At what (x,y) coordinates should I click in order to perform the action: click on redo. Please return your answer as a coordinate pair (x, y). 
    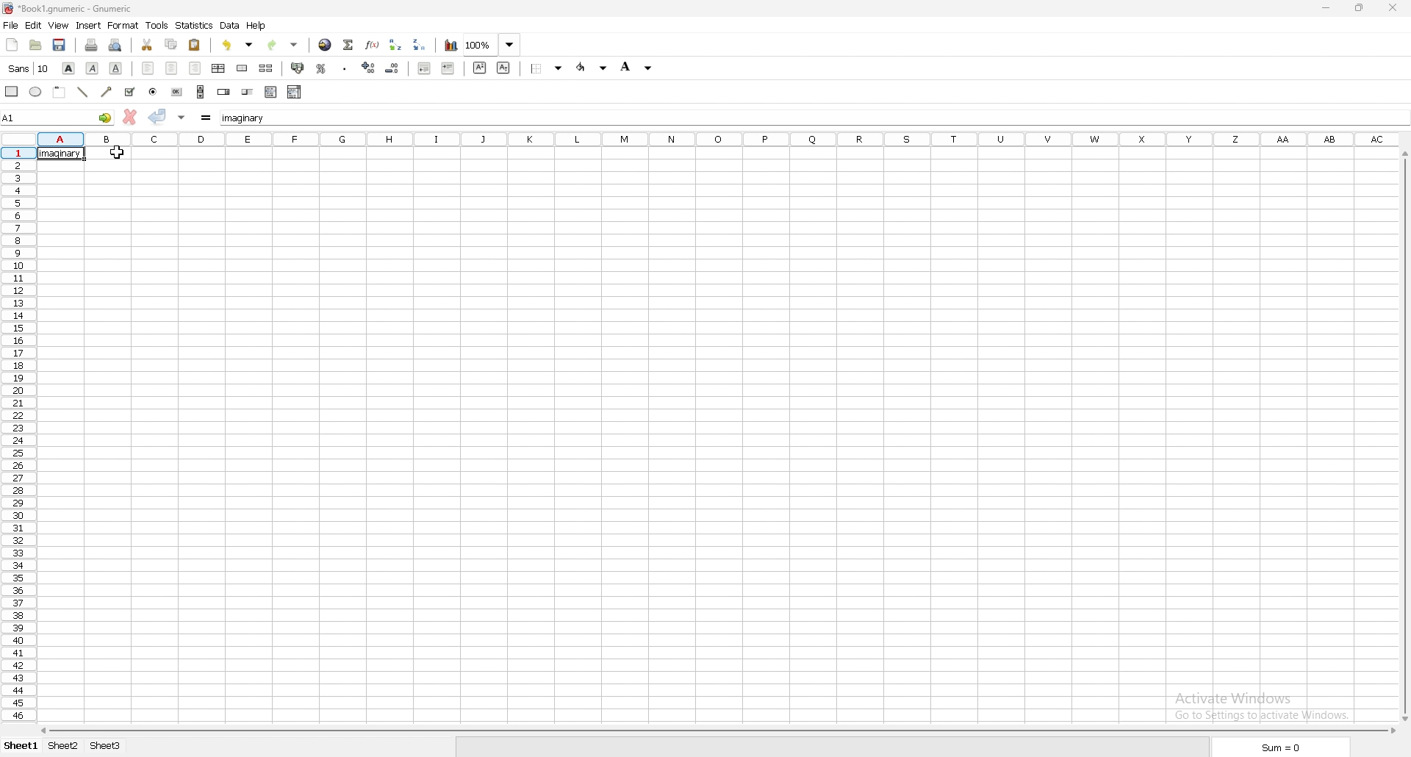
    Looking at the image, I should click on (282, 46).